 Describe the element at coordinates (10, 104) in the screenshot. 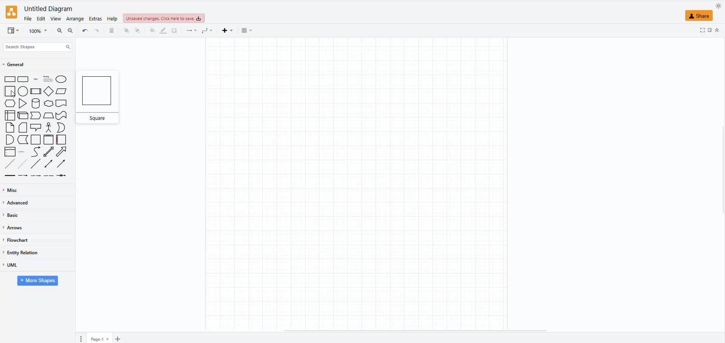

I see `hexagon` at that location.